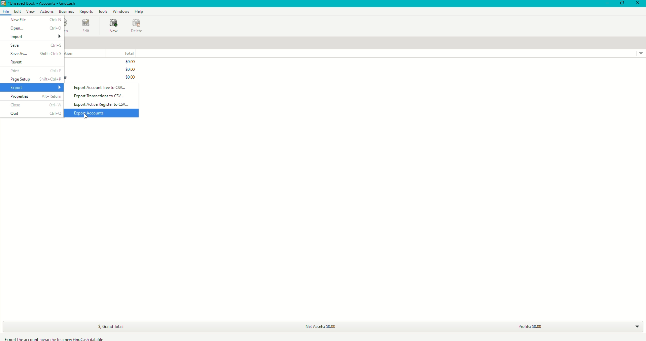  I want to click on Grant Total, so click(115, 325).